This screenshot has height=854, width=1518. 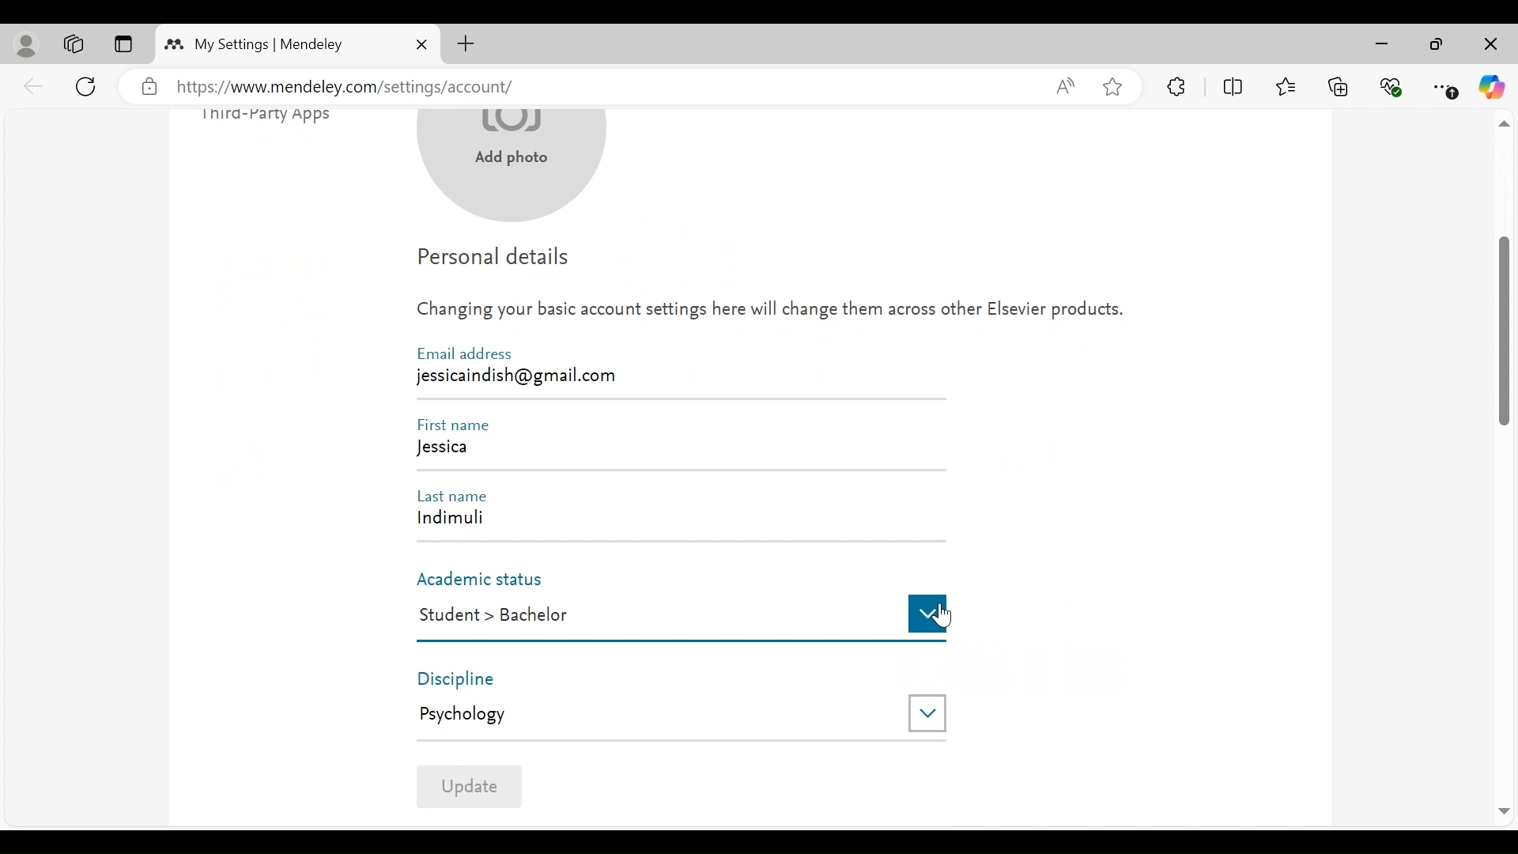 I want to click on Tab Actions Menu, so click(x=123, y=45).